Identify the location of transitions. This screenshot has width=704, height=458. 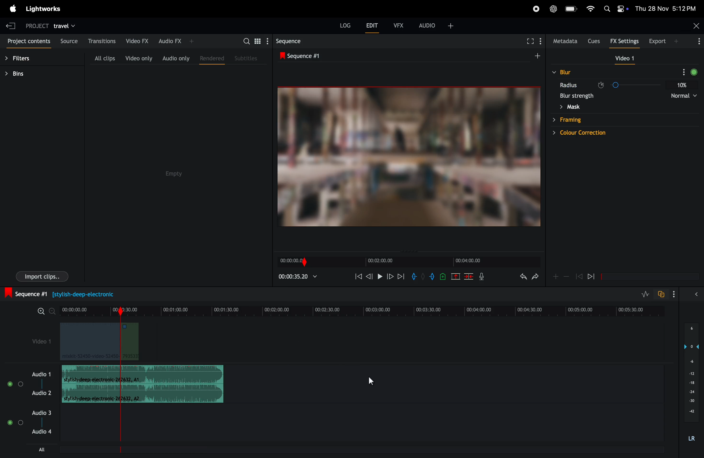
(103, 41).